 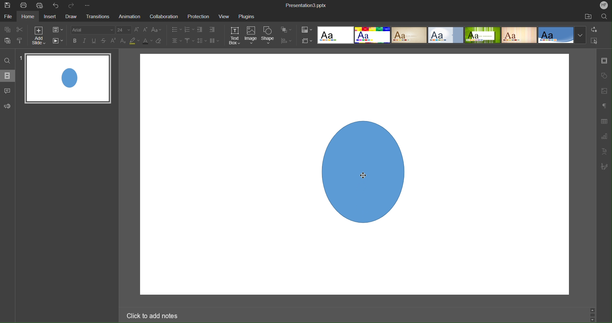 I want to click on Open File Location, so click(x=587, y=17).